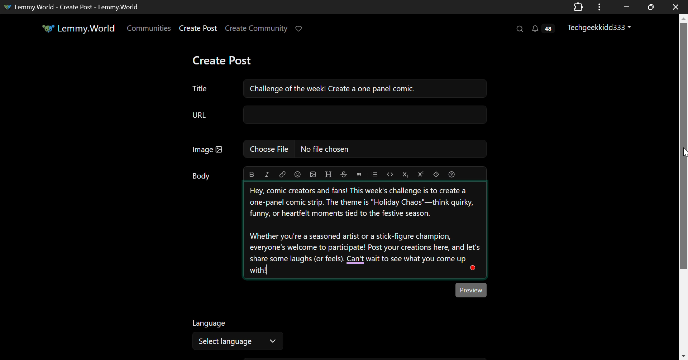 The width and height of the screenshot is (688, 360). What do you see at coordinates (626, 6) in the screenshot?
I see `Restore Down` at bounding box center [626, 6].